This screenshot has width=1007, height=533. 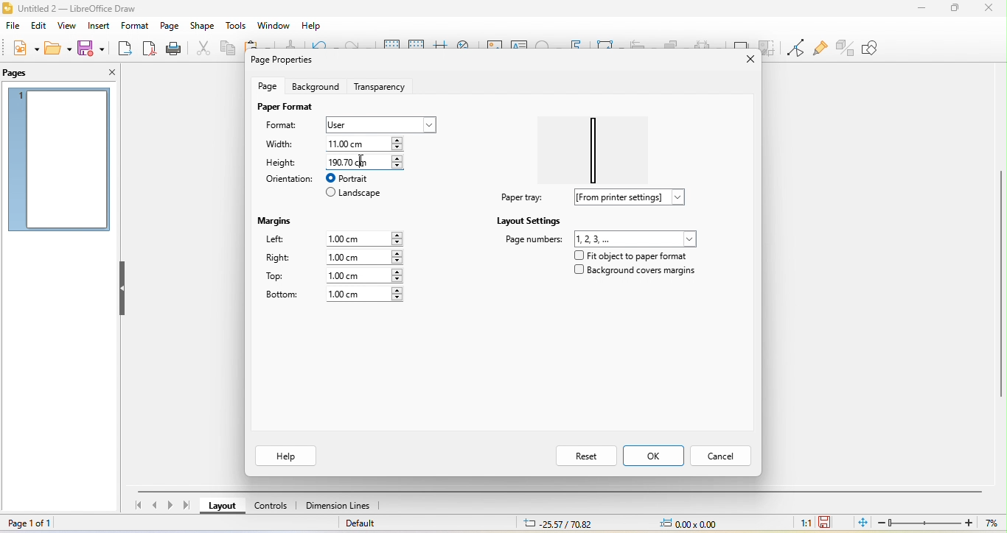 What do you see at coordinates (149, 49) in the screenshot?
I see `export directly as pdf` at bounding box center [149, 49].